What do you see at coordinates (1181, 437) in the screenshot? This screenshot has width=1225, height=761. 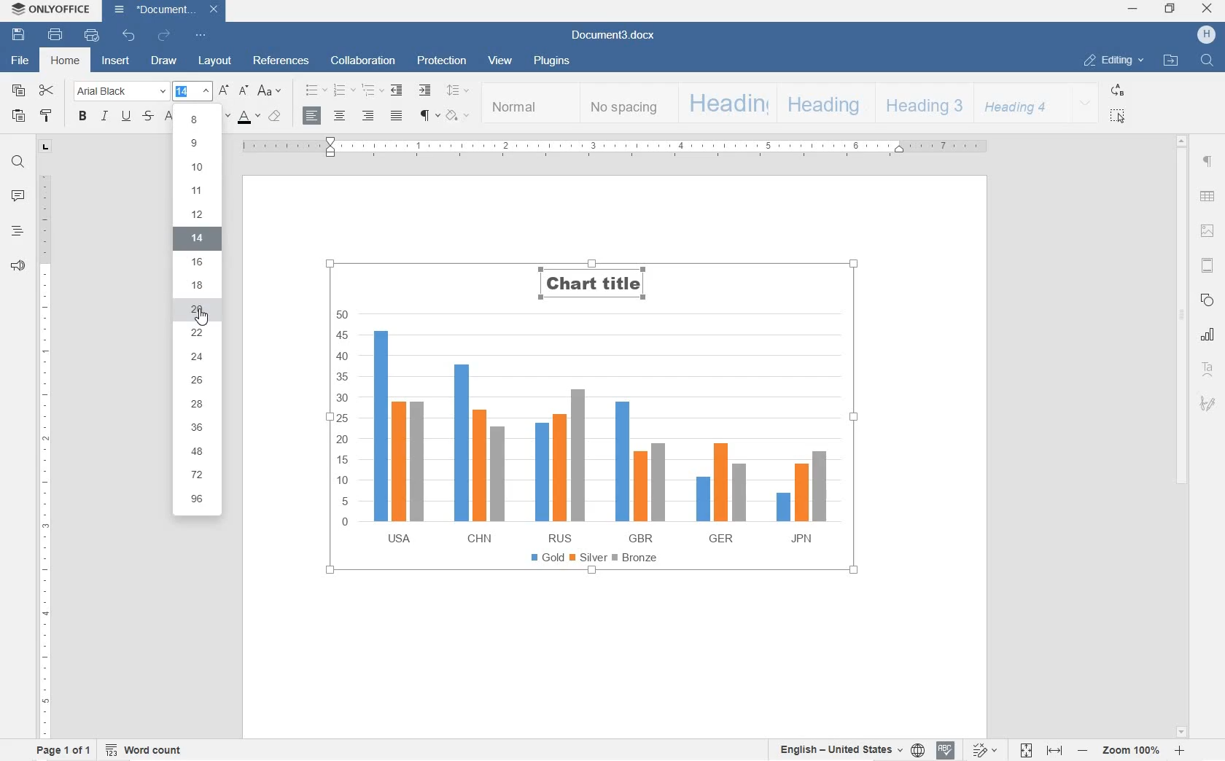 I see `SCROLLBAR` at bounding box center [1181, 437].